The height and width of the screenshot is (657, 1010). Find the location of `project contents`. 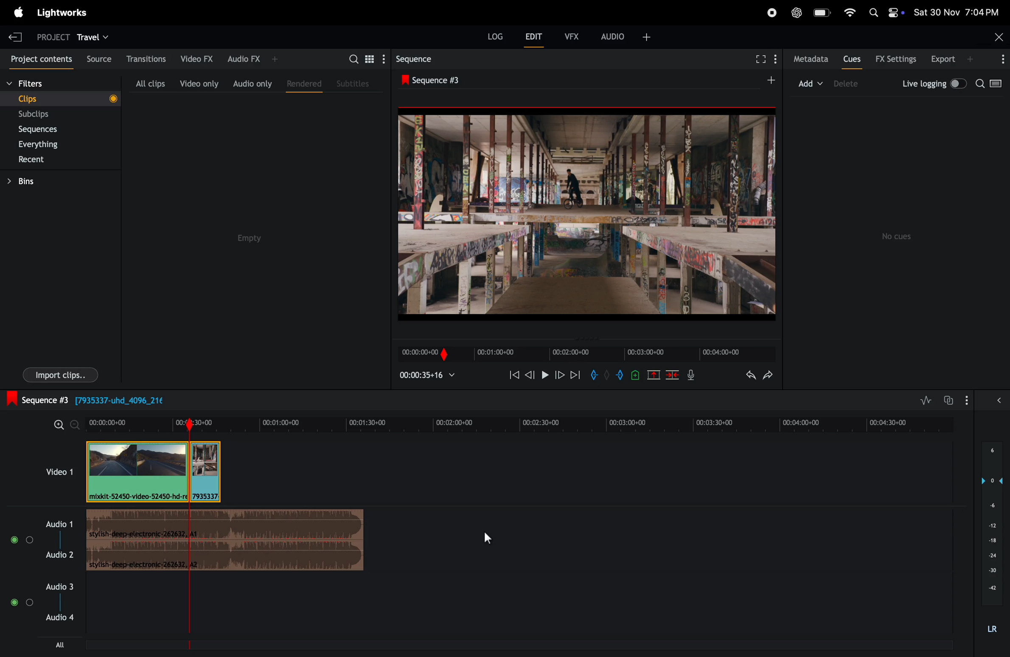

project contents is located at coordinates (37, 58).